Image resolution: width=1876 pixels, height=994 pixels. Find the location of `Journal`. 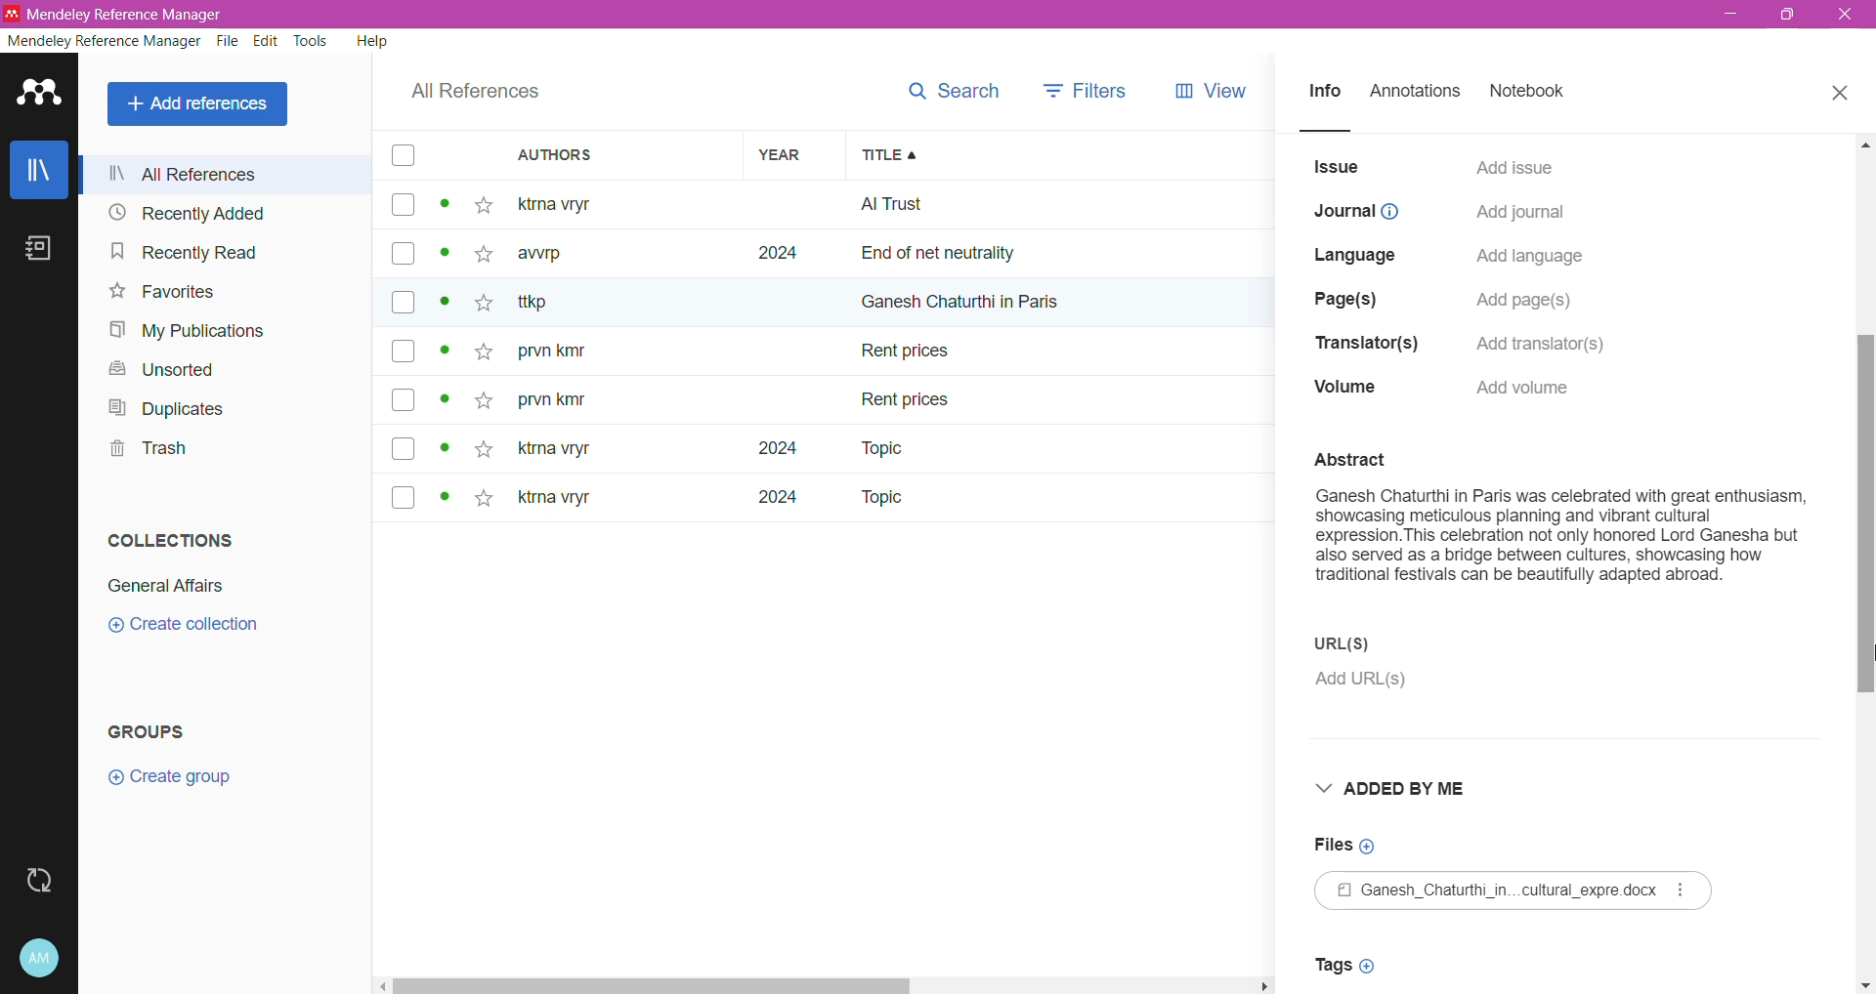

Journal is located at coordinates (1357, 212).